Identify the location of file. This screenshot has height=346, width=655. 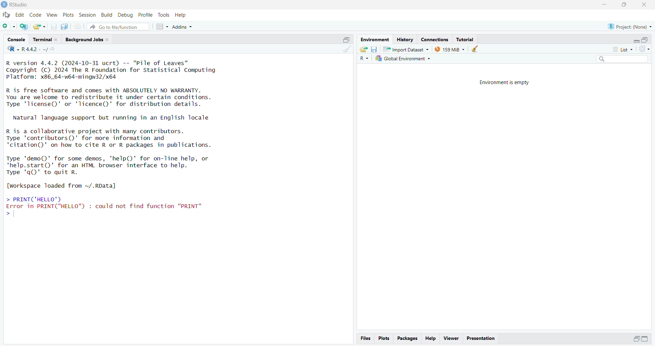
(7, 15).